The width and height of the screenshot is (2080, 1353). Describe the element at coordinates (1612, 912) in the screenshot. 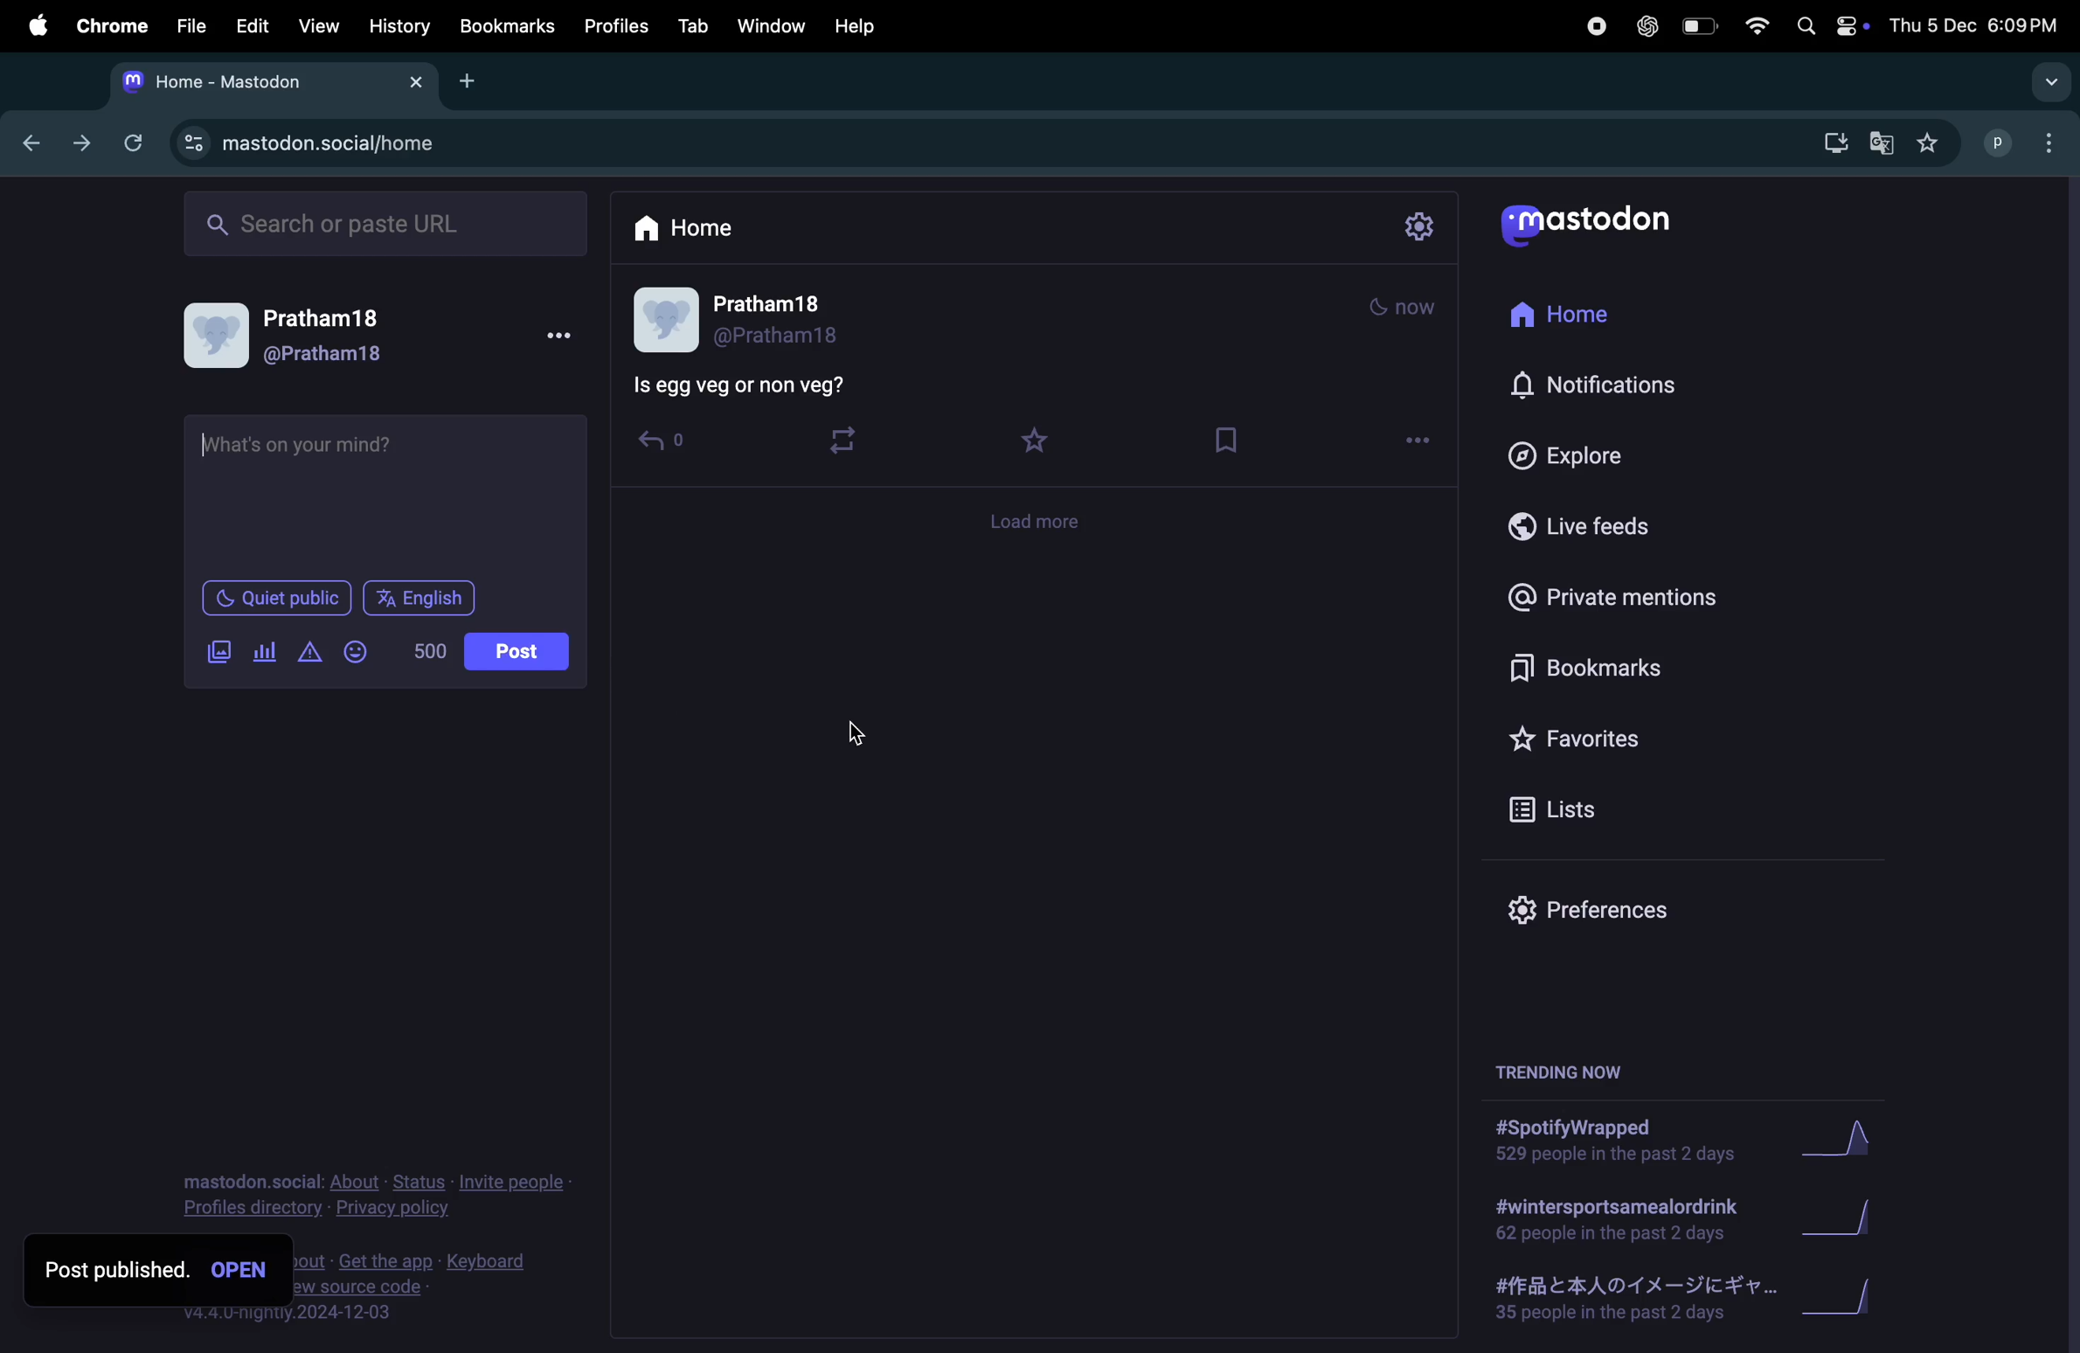

I see `prefences` at that location.